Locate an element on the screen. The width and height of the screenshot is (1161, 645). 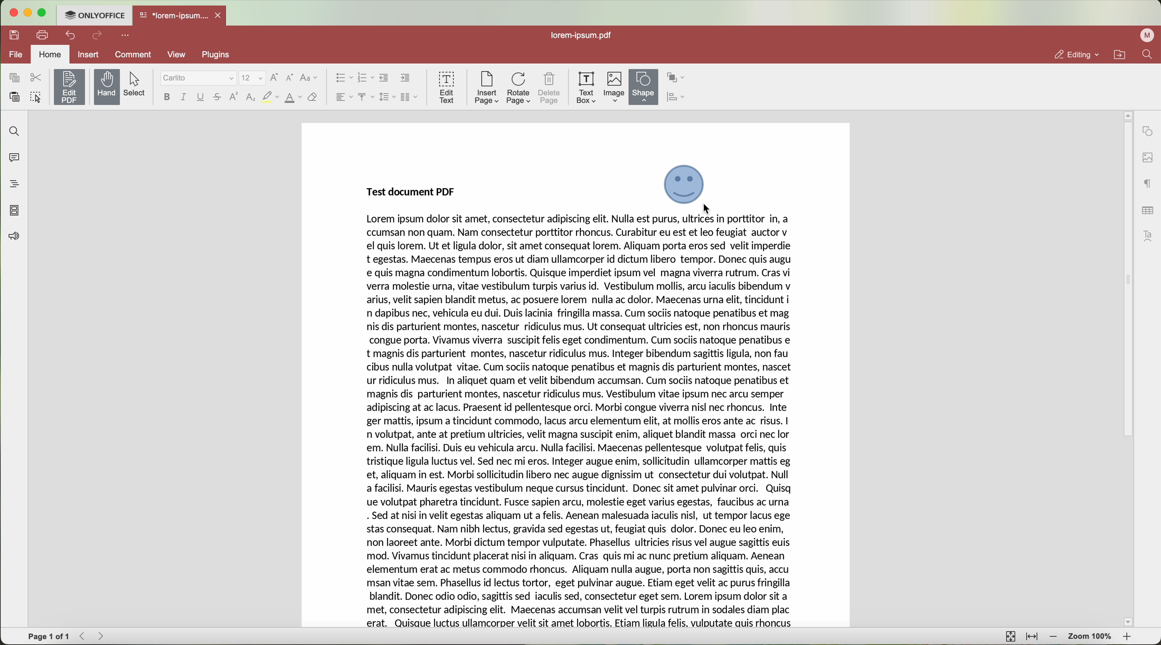
edit text is located at coordinates (446, 86).